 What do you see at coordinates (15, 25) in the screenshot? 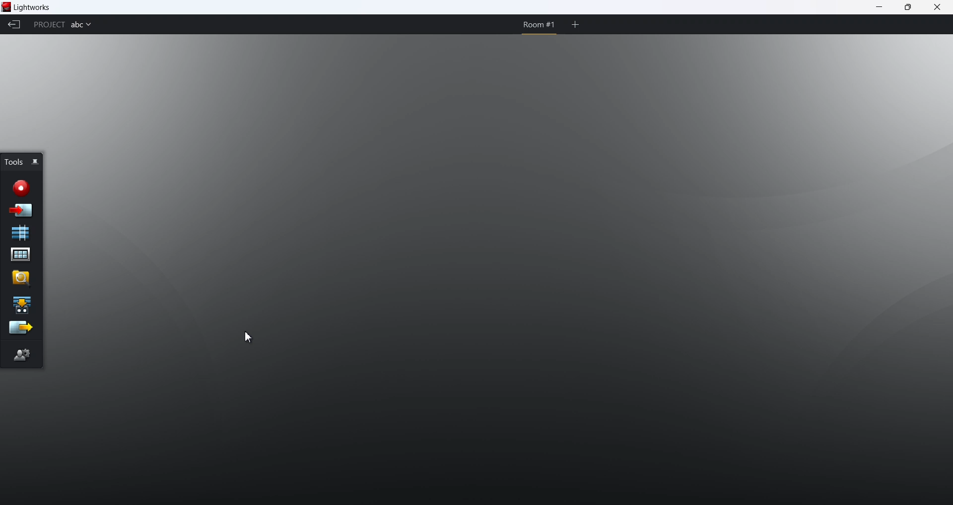
I see `back` at bounding box center [15, 25].